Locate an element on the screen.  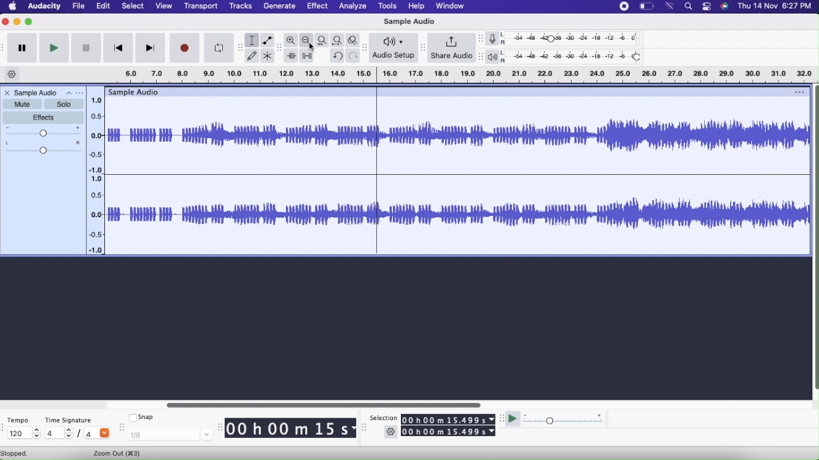
Playback meter is located at coordinates (496, 57).